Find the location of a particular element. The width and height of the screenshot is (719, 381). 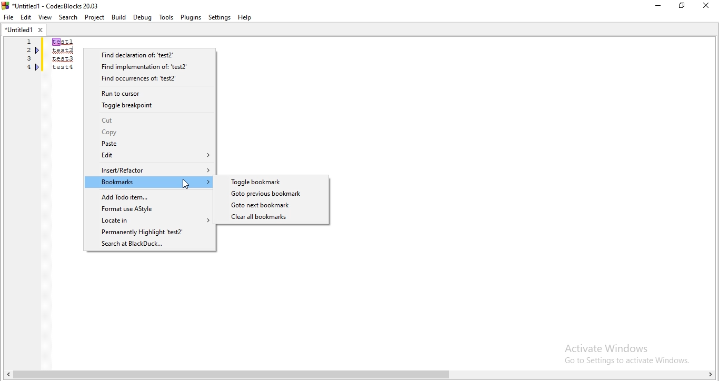

Clear all bookmarks is located at coordinates (272, 218).